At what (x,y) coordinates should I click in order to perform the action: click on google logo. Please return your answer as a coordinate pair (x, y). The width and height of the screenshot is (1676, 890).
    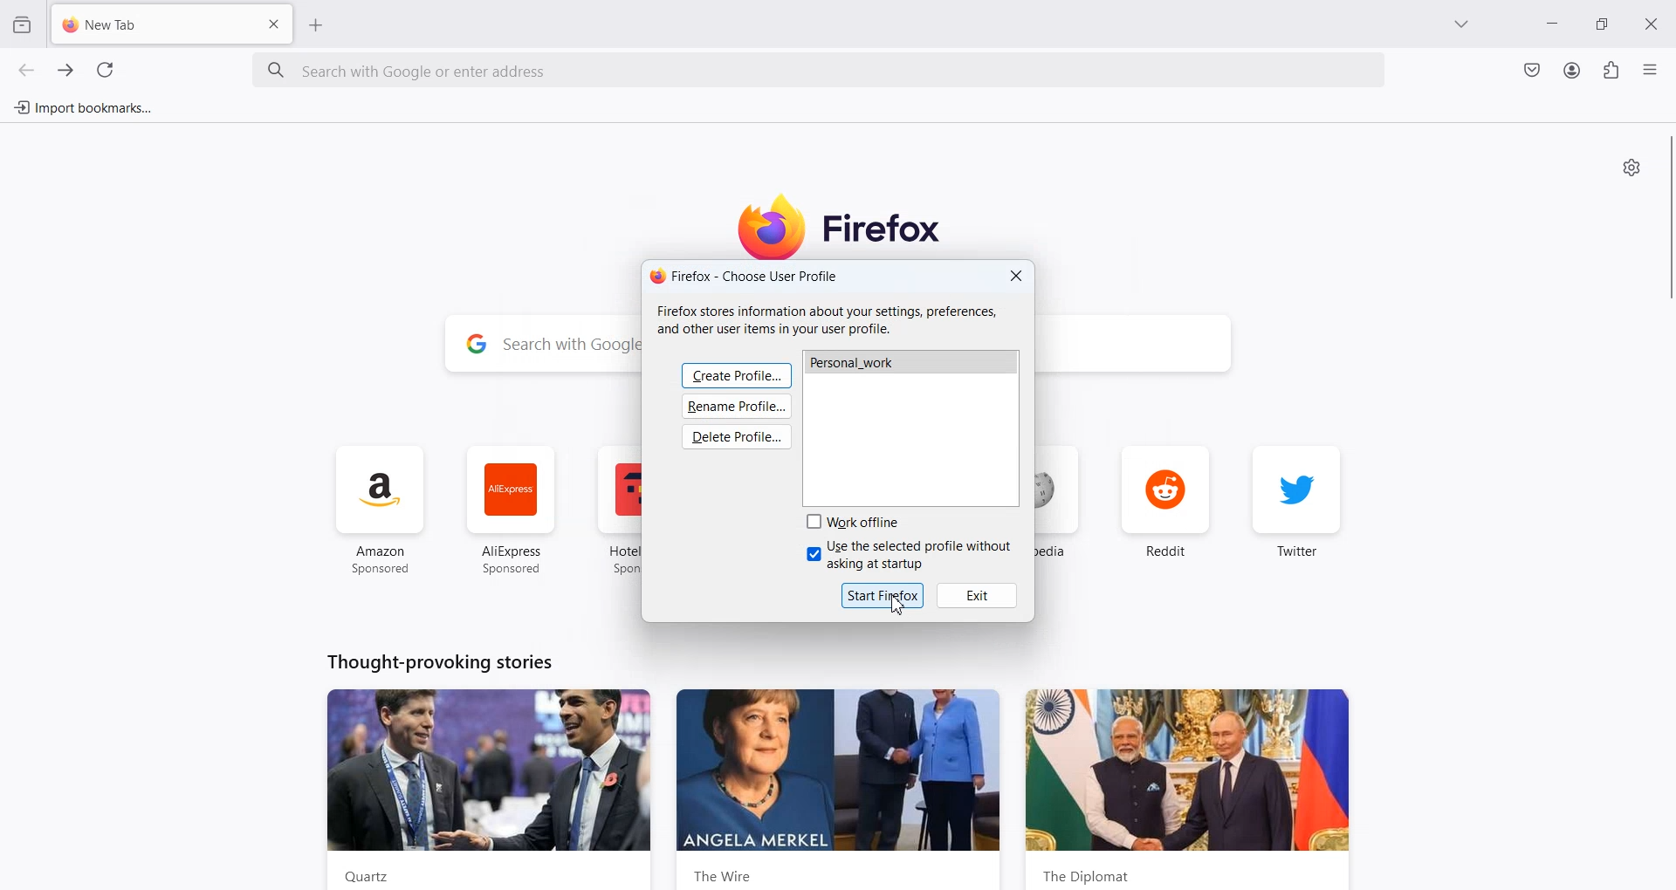
    Looking at the image, I should click on (475, 346).